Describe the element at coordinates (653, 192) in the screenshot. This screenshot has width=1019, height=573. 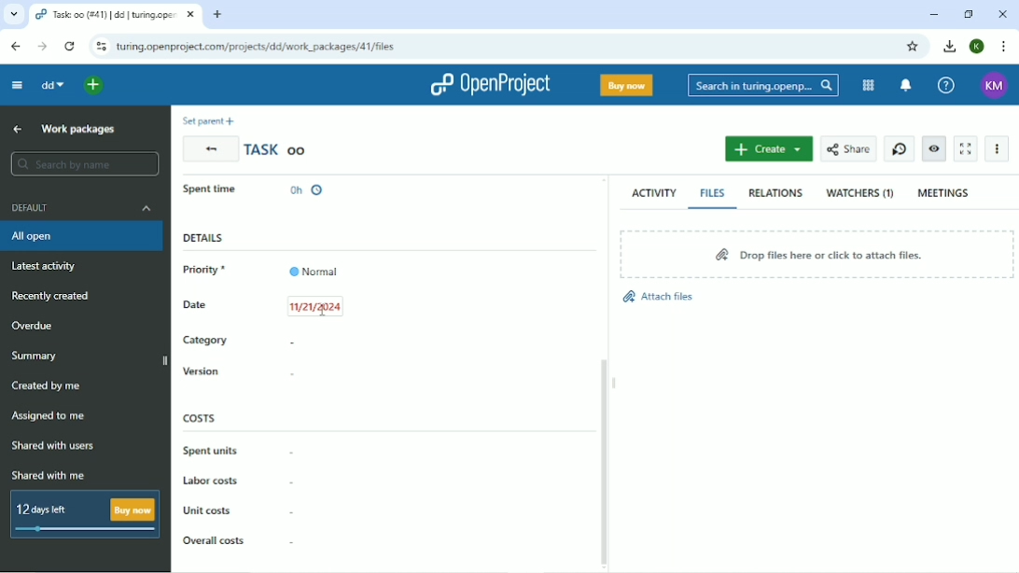
I see `Activity` at that location.